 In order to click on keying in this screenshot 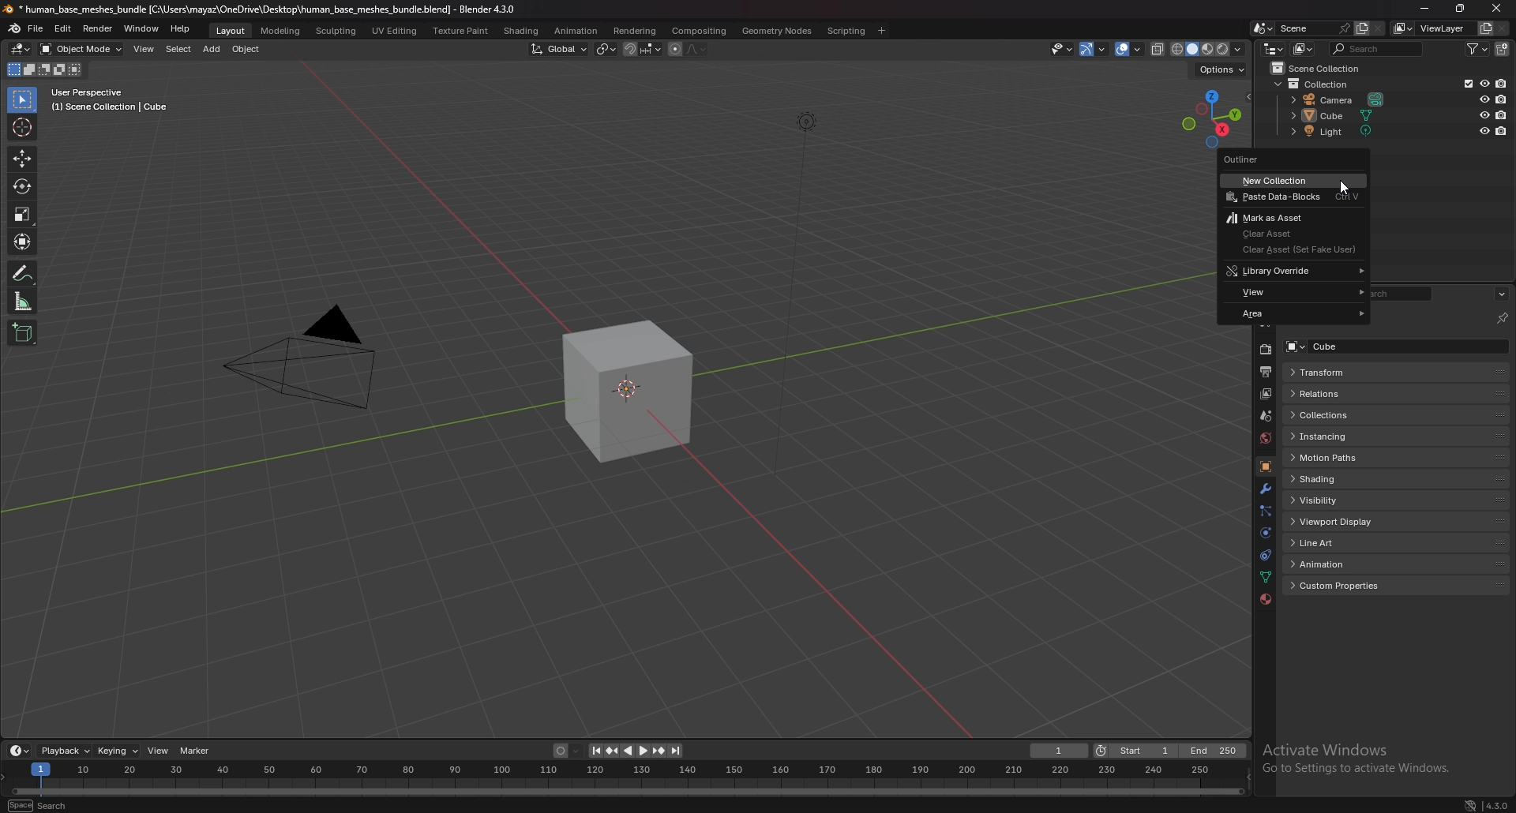, I will do `click(120, 751)`.